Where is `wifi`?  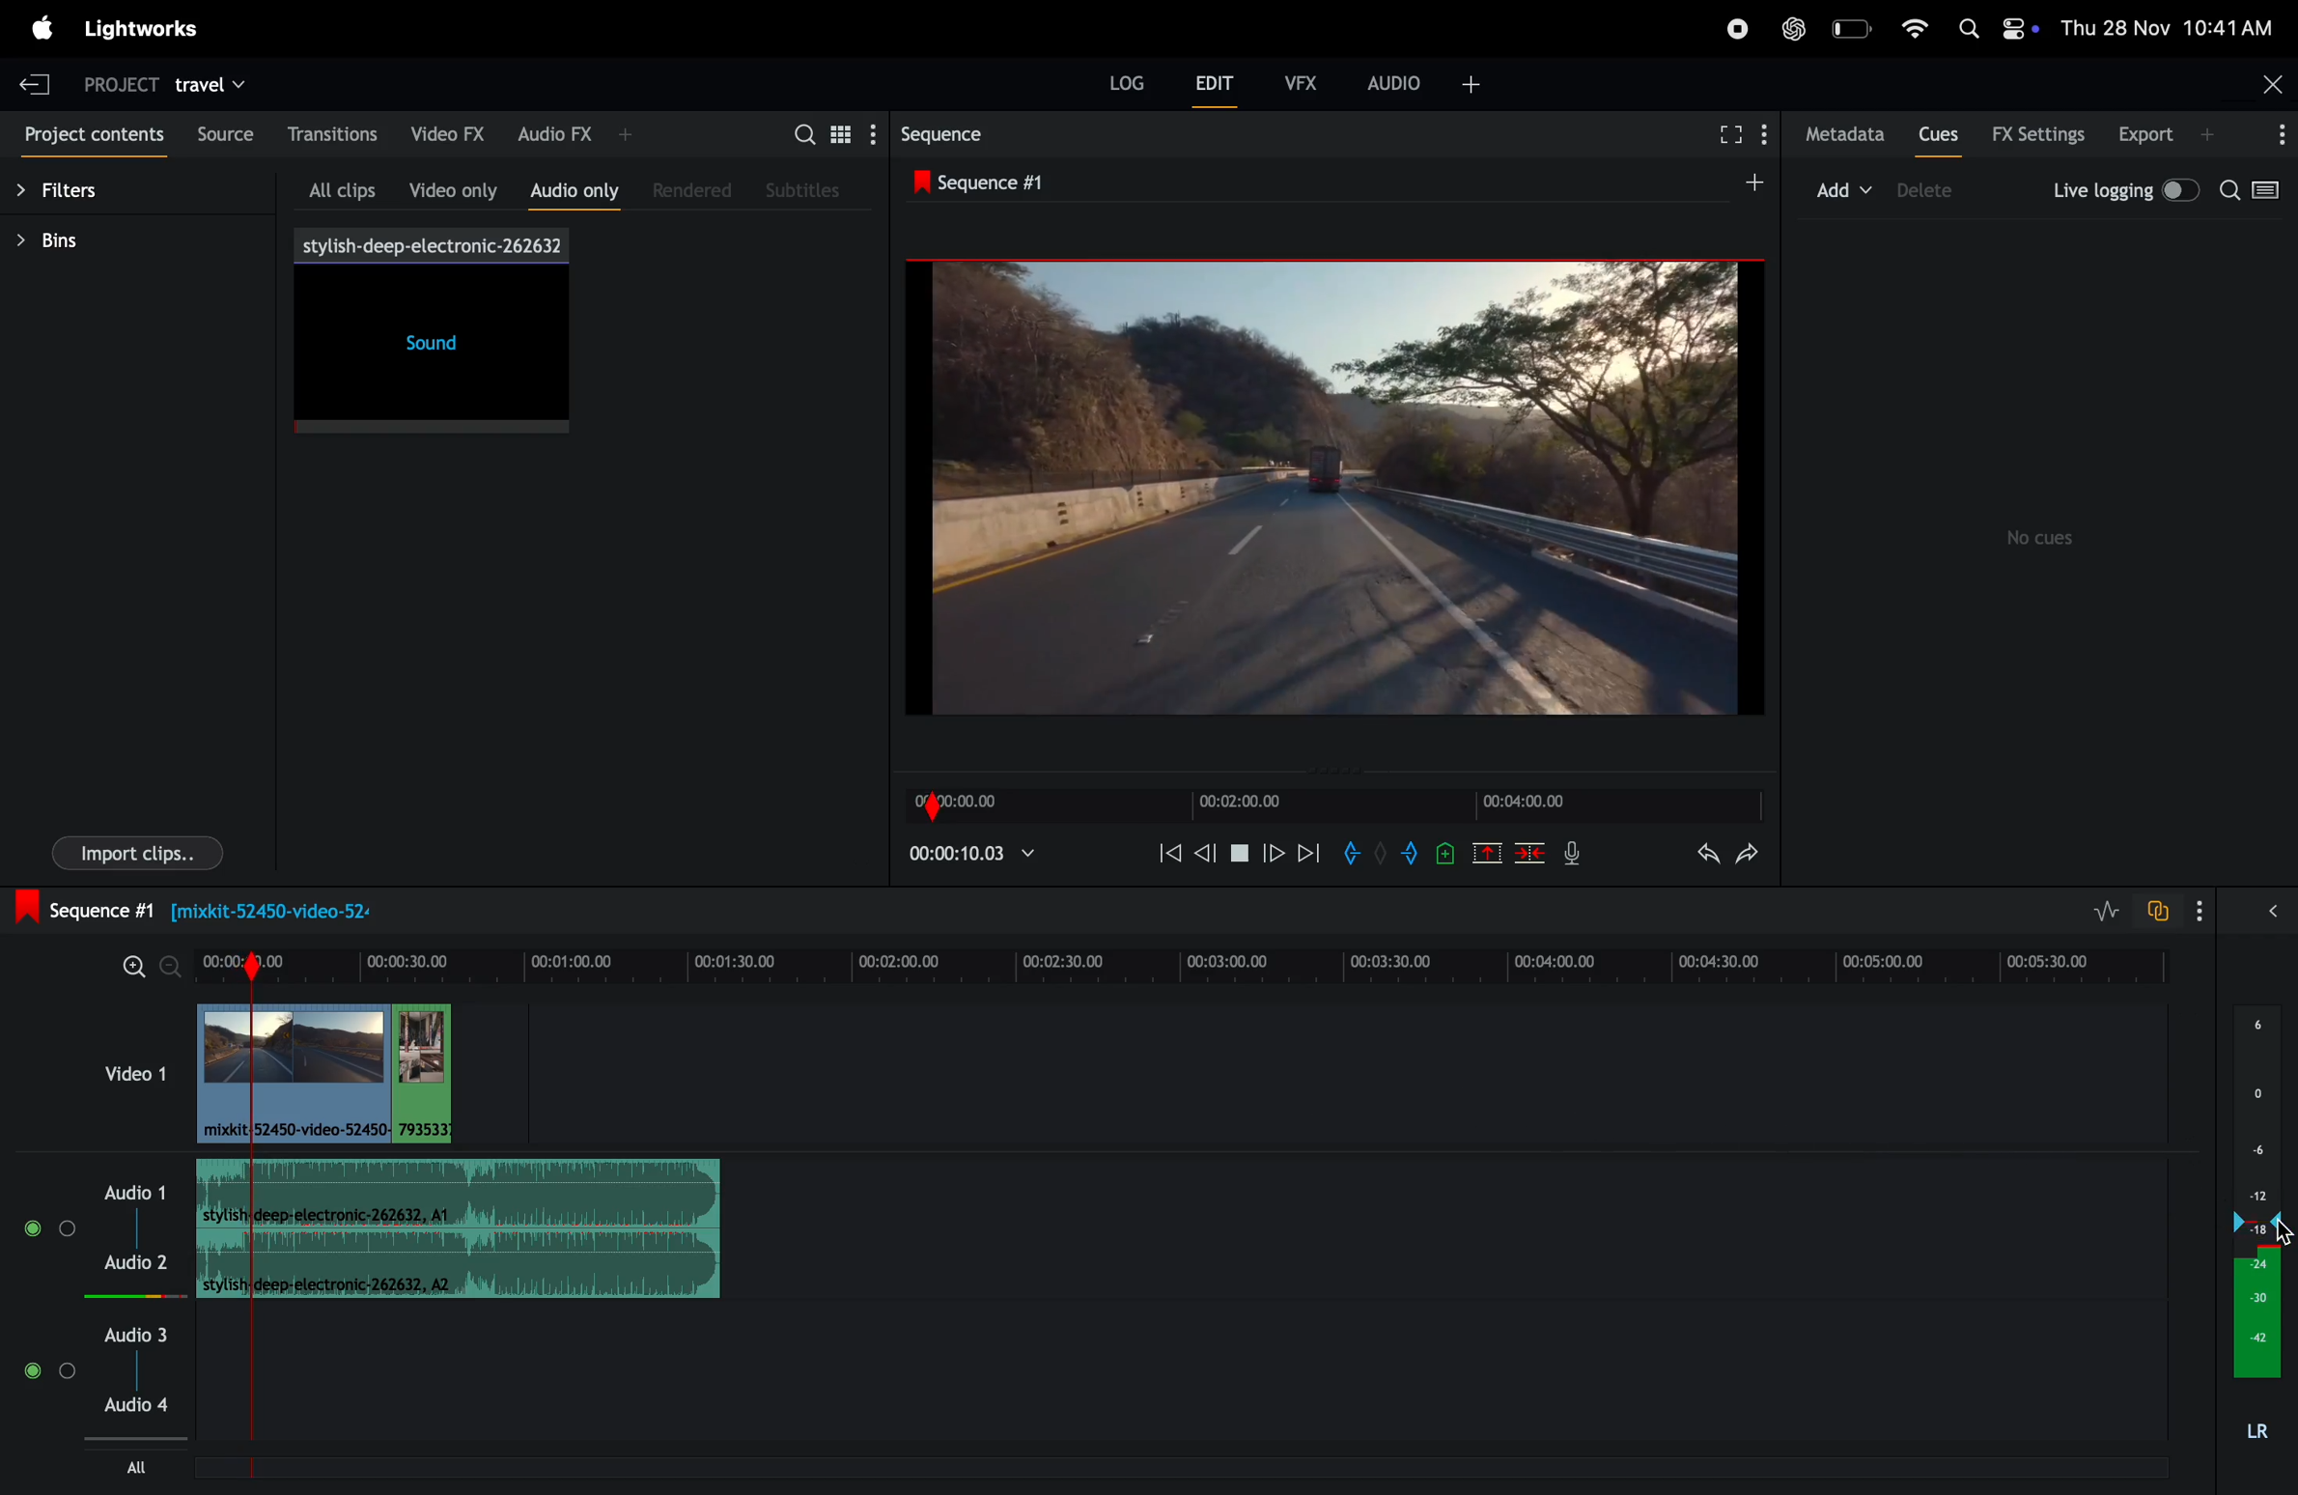 wifi is located at coordinates (1915, 27).